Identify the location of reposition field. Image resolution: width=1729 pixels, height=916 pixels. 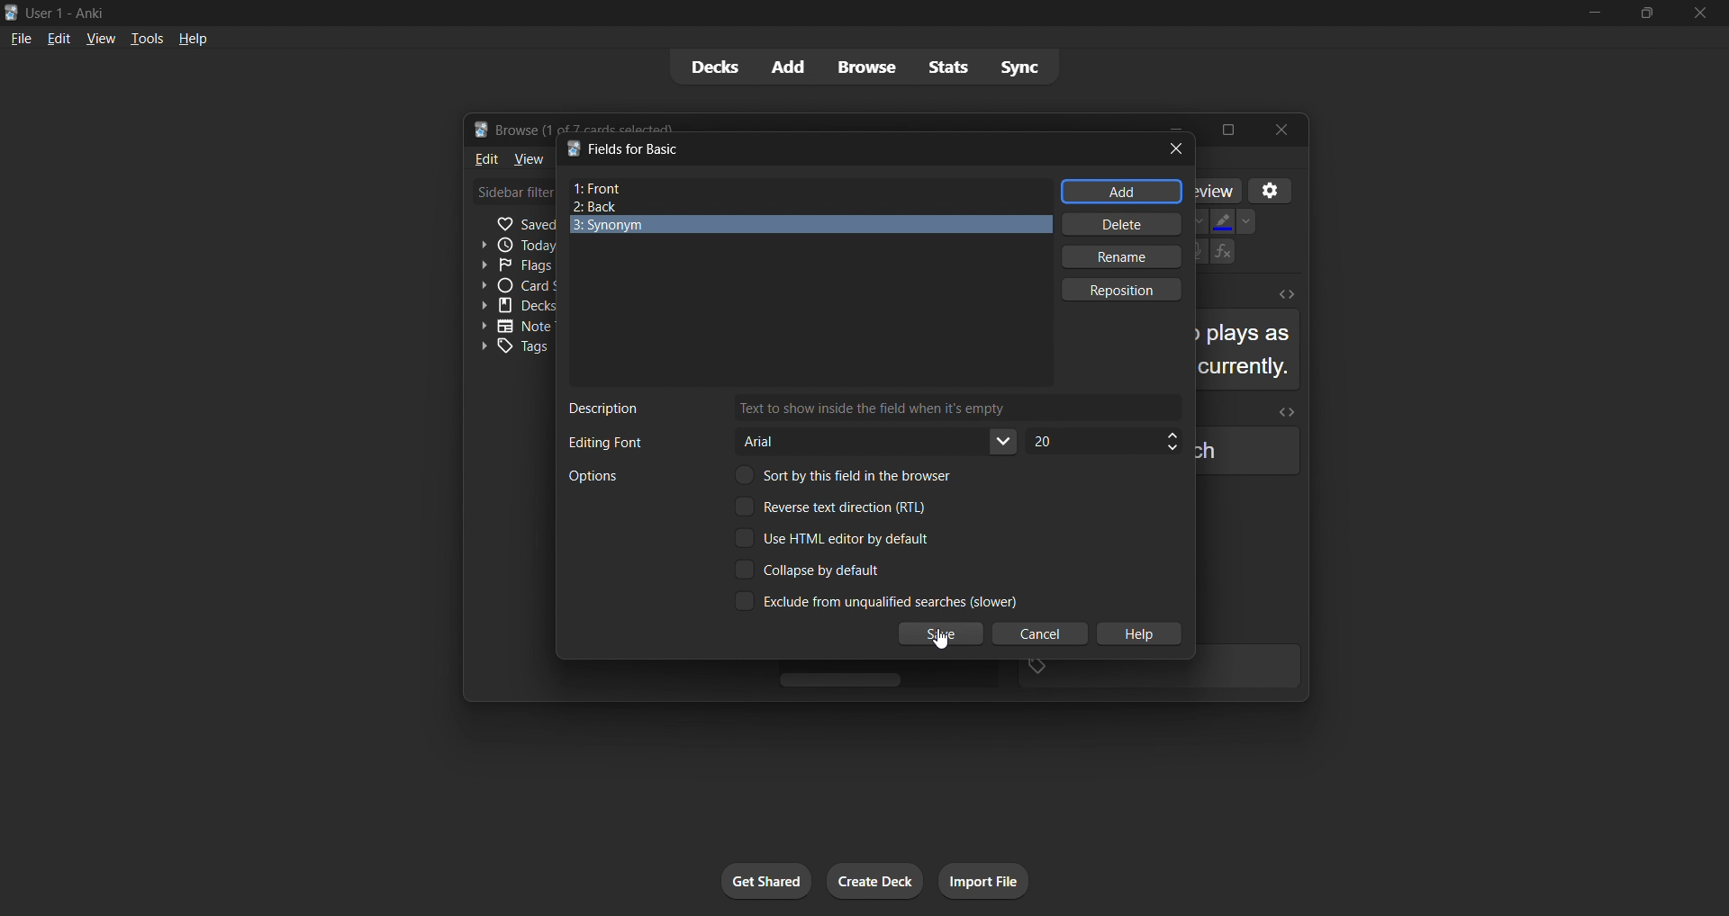
(1128, 290).